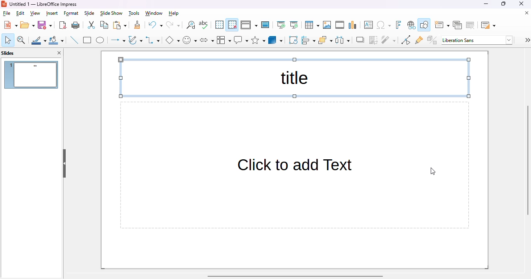 This screenshot has height=279, width=531. Describe the element at coordinates (45, 25) in the screenshot. I see `save` at that location.